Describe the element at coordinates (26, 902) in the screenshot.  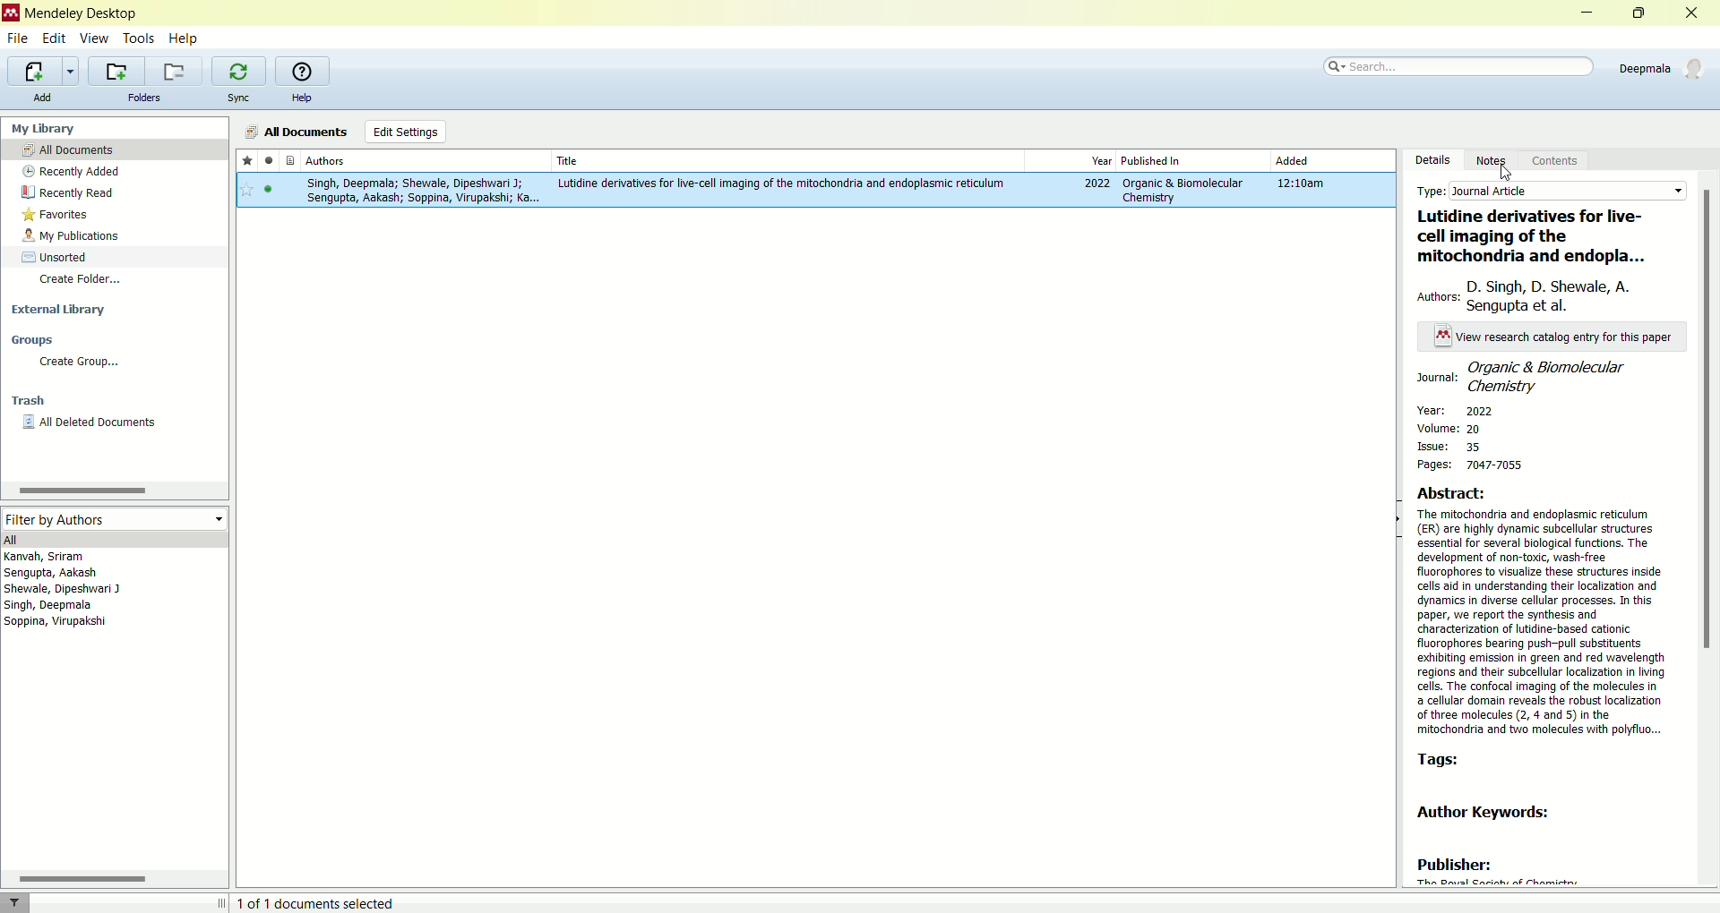
I see `filter documents by authors, tags or publication` at that location.